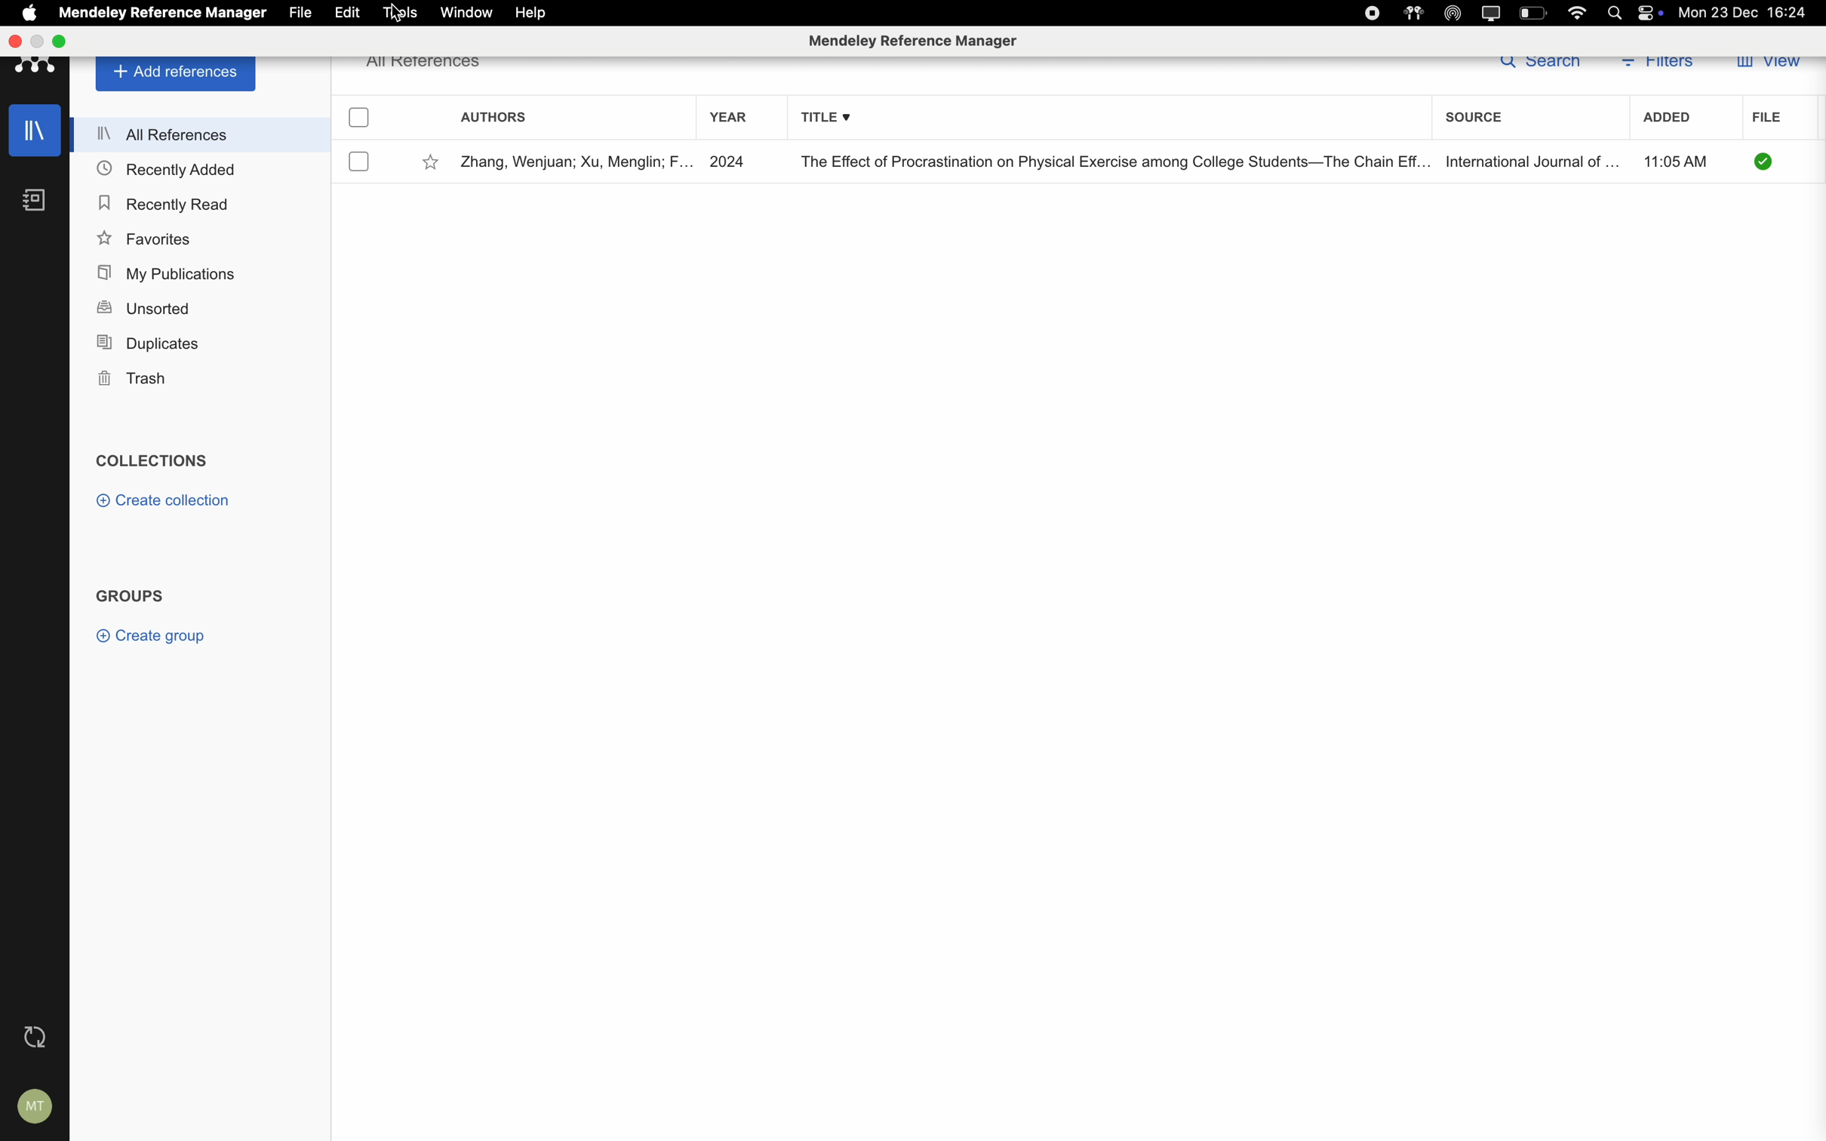 The height and width of the screenshot is (1141, 1826). Describe the element at coordinates (1414, 14) in the screenshot. I see `airpods connected` at that location.